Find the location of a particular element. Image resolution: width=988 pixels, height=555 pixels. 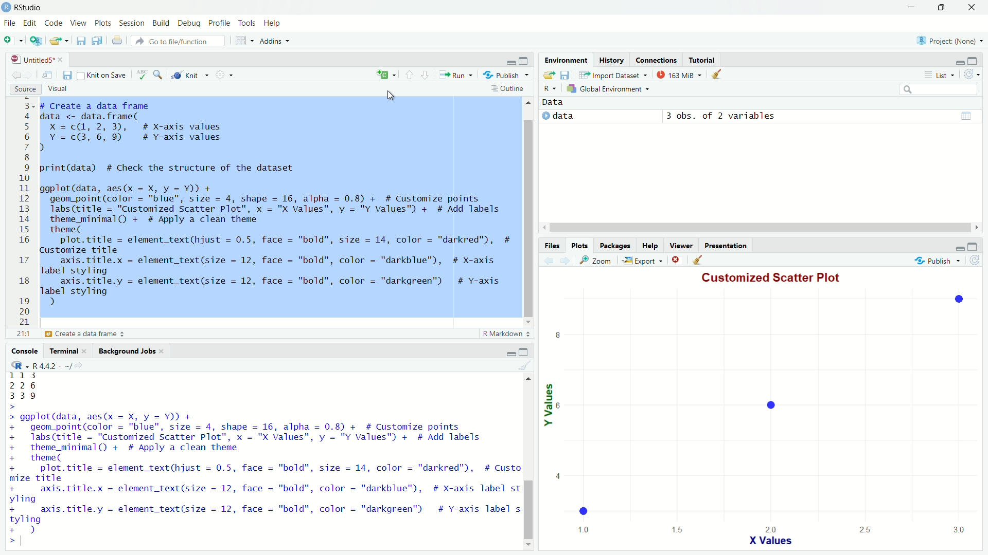

Cursor is located at coordinates (390, 99).